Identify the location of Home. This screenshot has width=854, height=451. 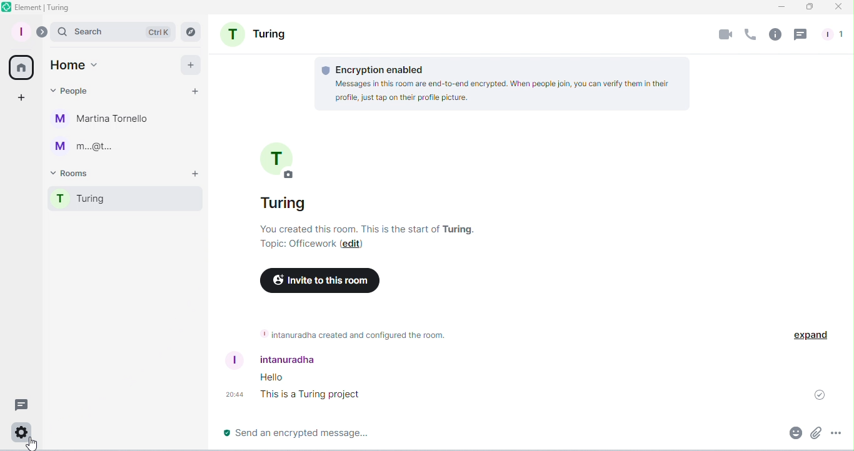
(19, 67).